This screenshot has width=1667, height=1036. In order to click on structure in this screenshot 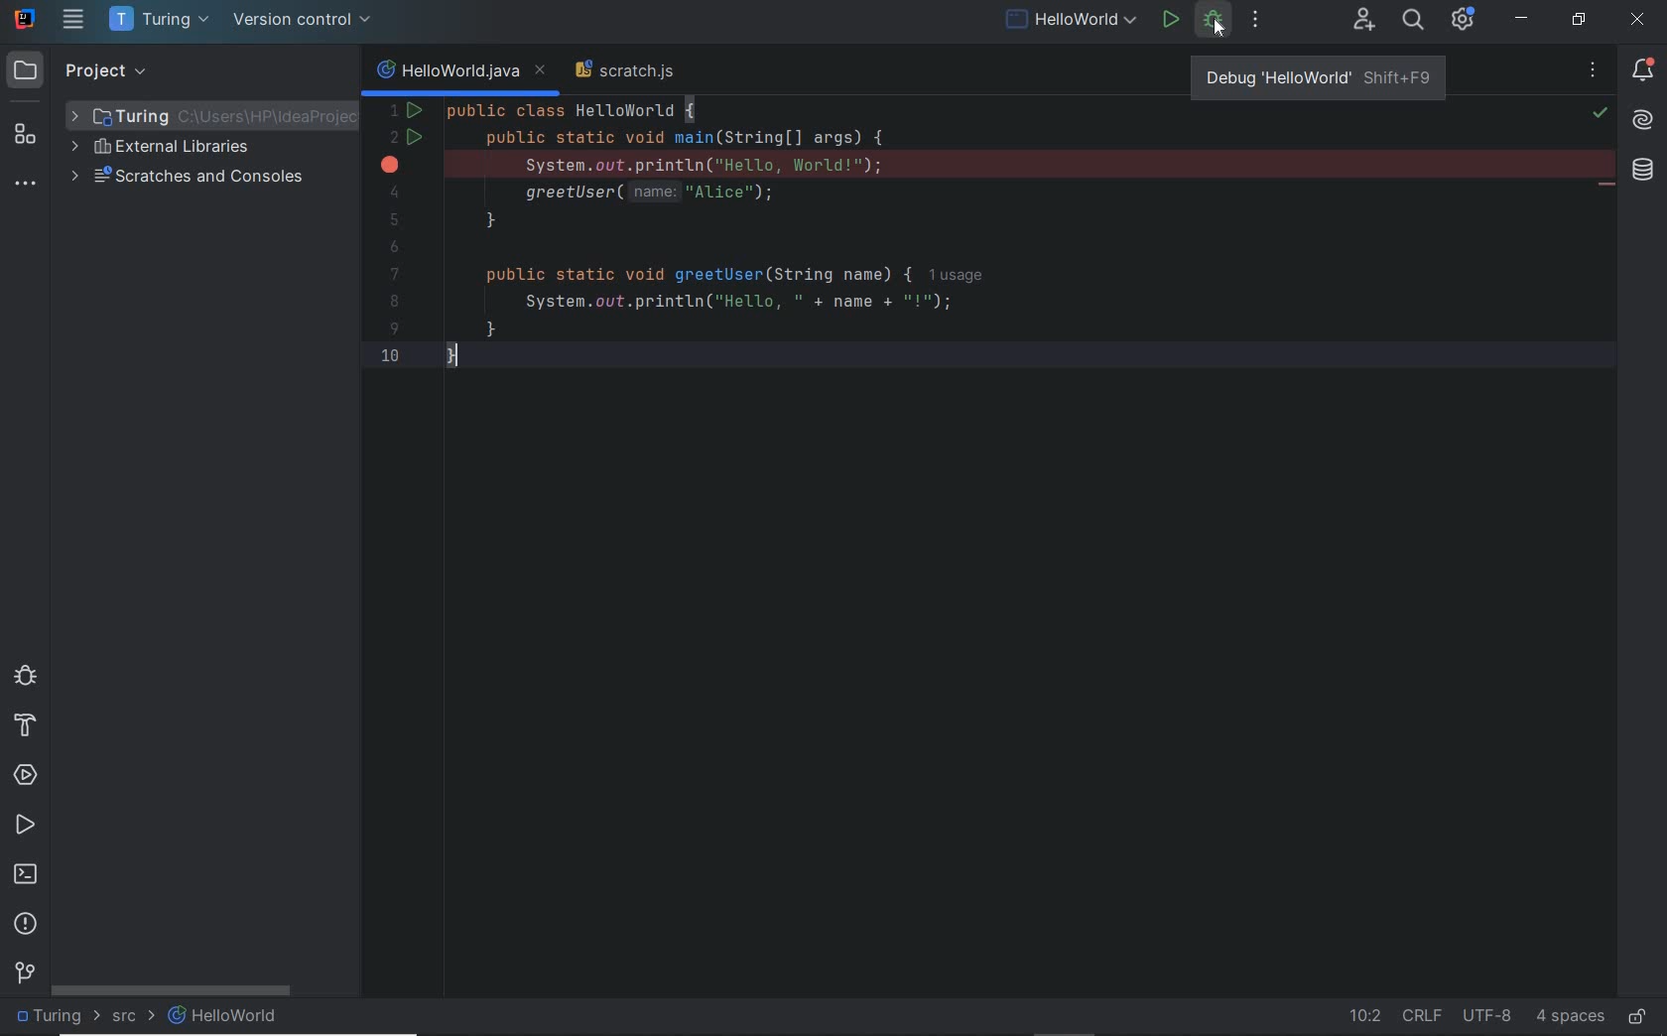, I will do `click(26, 138)`.